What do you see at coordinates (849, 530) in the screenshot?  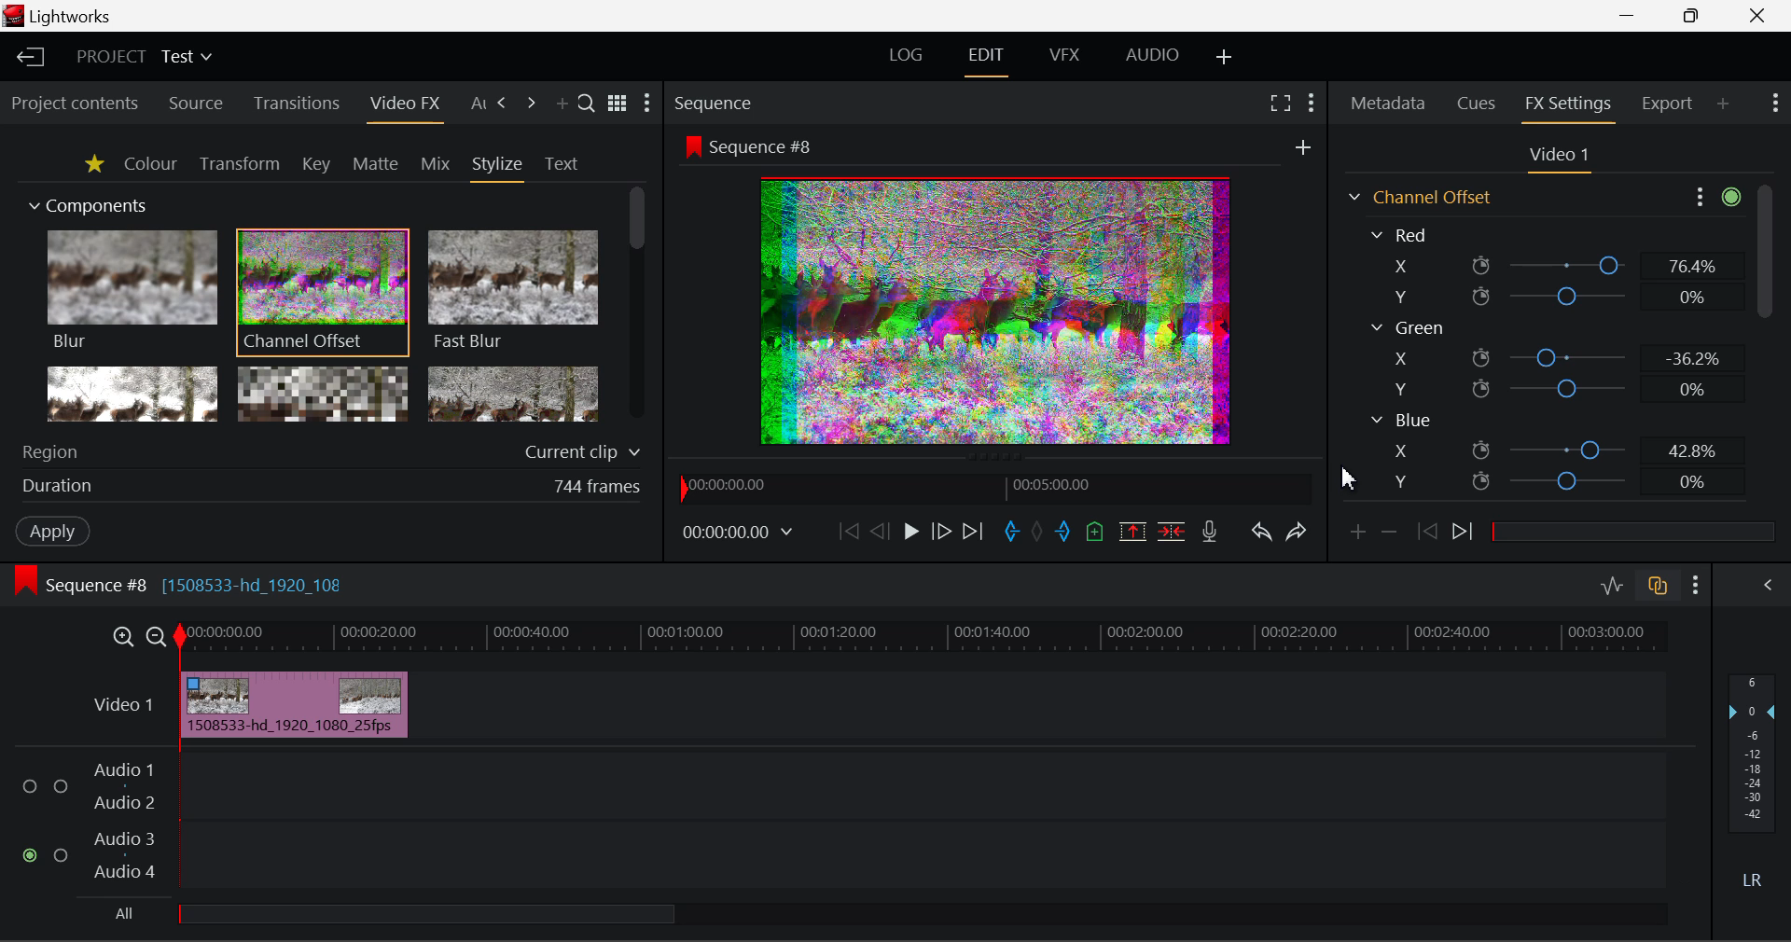 I see `To Start` at bounding box center [849, 530].